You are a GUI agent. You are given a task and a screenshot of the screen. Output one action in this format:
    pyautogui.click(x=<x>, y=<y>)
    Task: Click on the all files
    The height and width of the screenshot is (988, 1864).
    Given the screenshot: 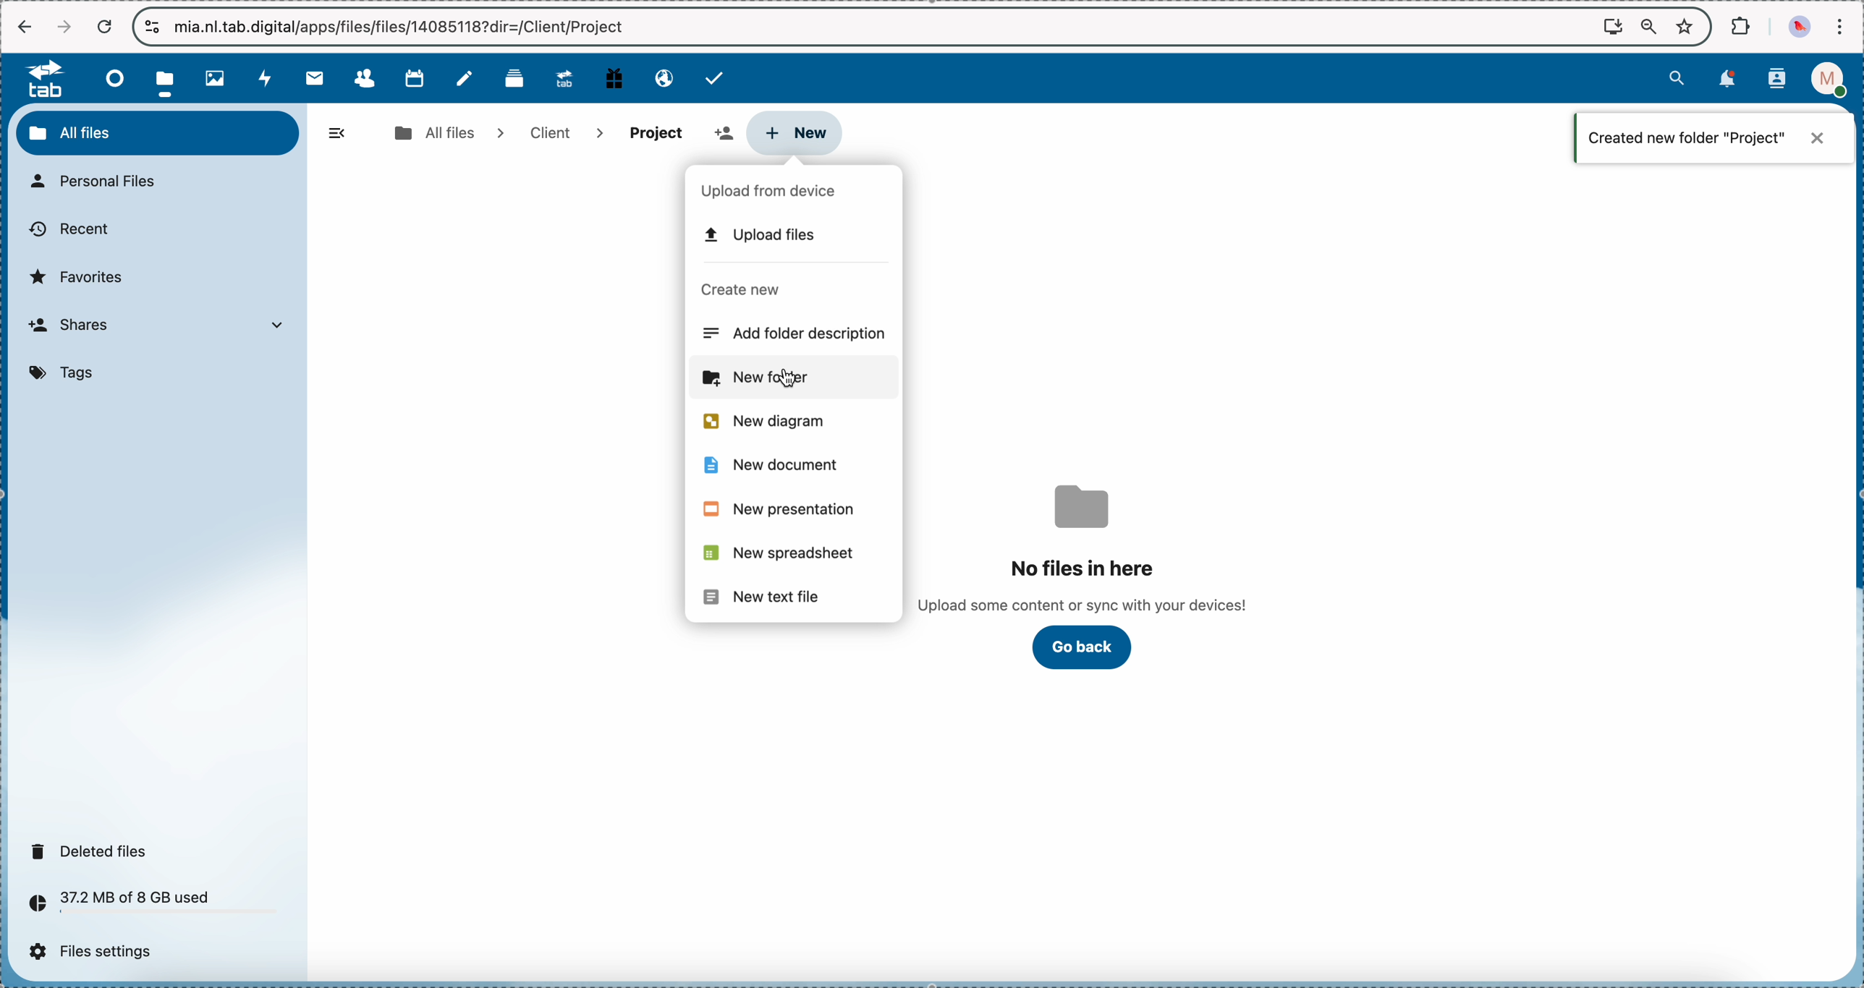 What is the action you would take?
    pyautogui.click(x=447, y=132)
    